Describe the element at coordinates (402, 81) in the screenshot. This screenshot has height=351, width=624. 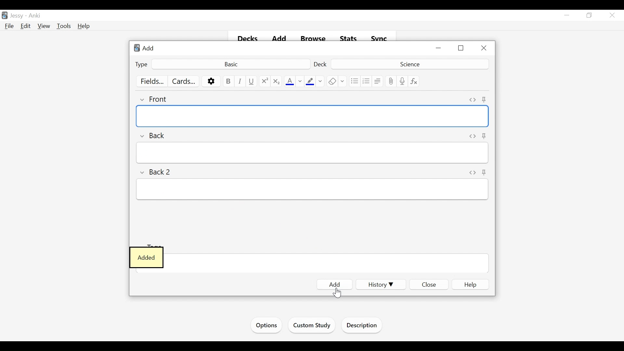
I see `Record Audio` at that location.